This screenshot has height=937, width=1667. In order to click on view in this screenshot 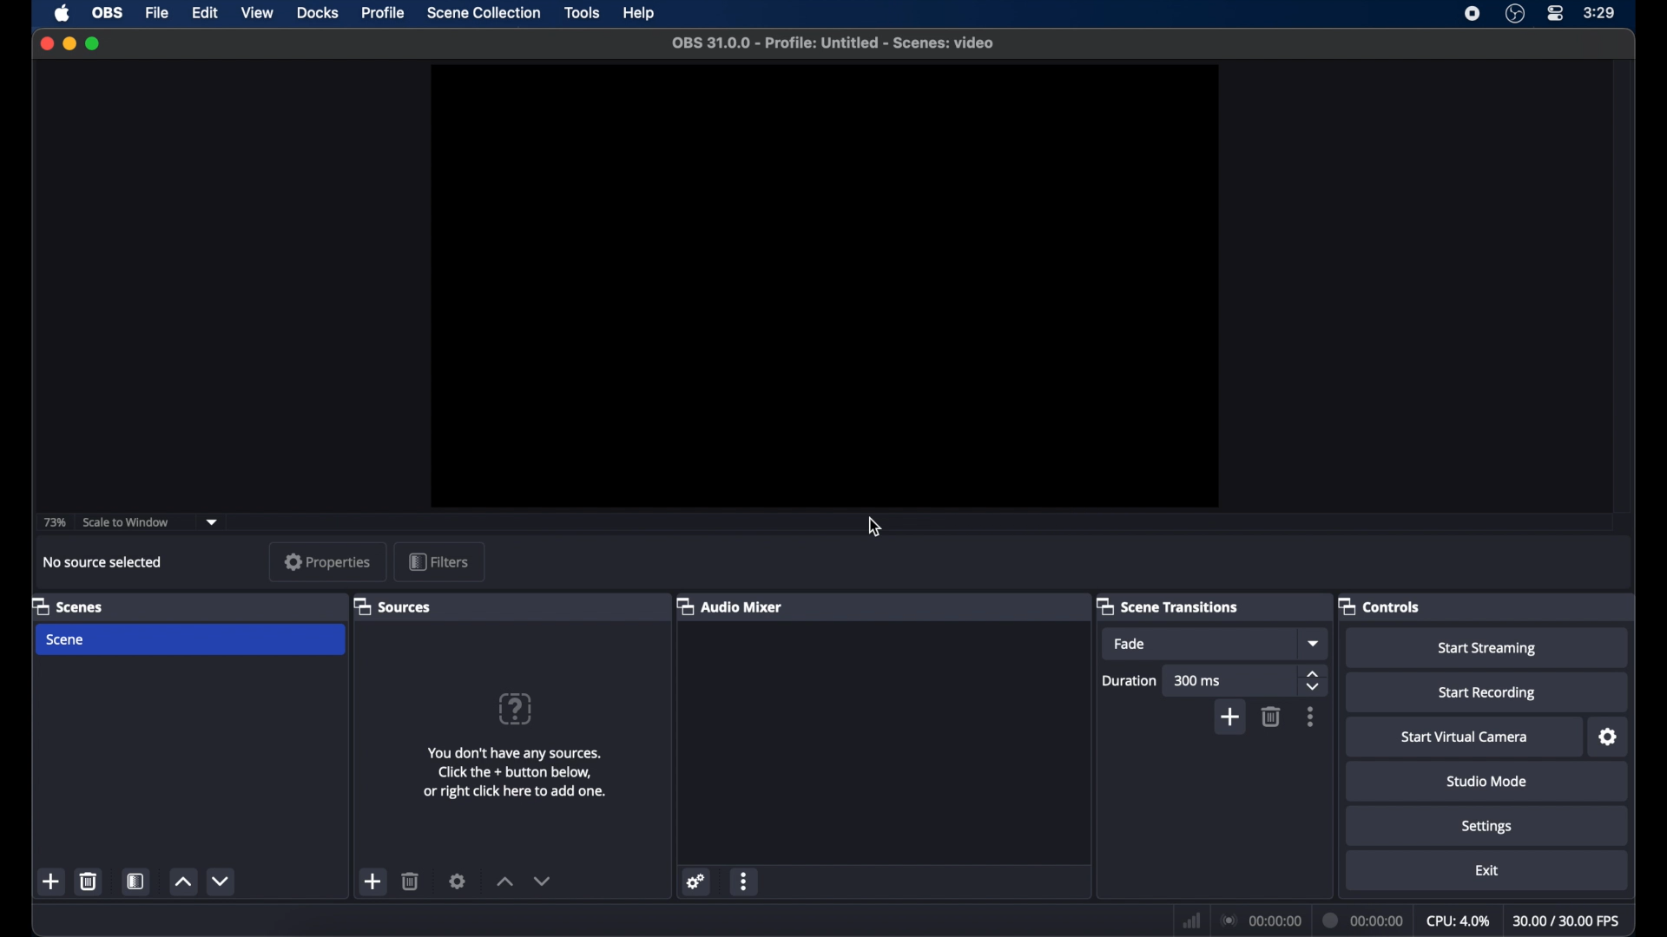, I will do `click(257, 12)`.